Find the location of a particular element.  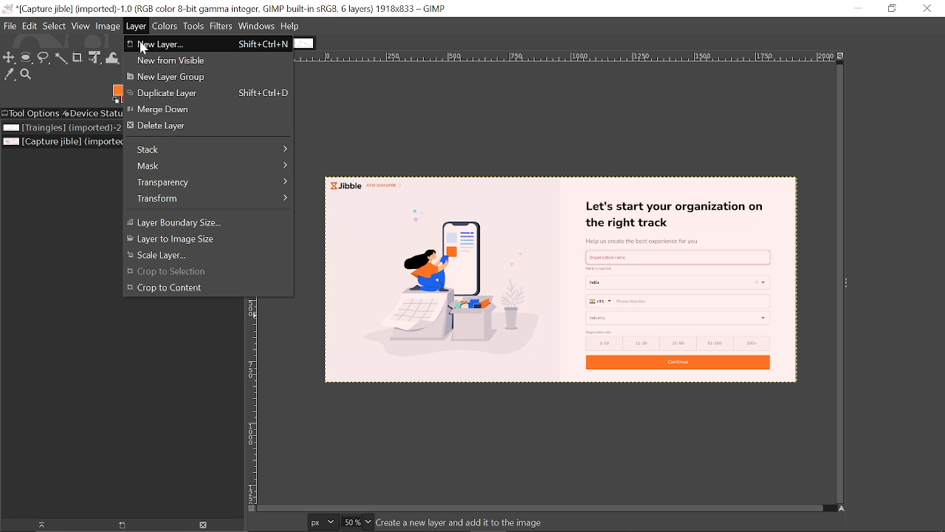

Filters is located at coordinates (221, 26).